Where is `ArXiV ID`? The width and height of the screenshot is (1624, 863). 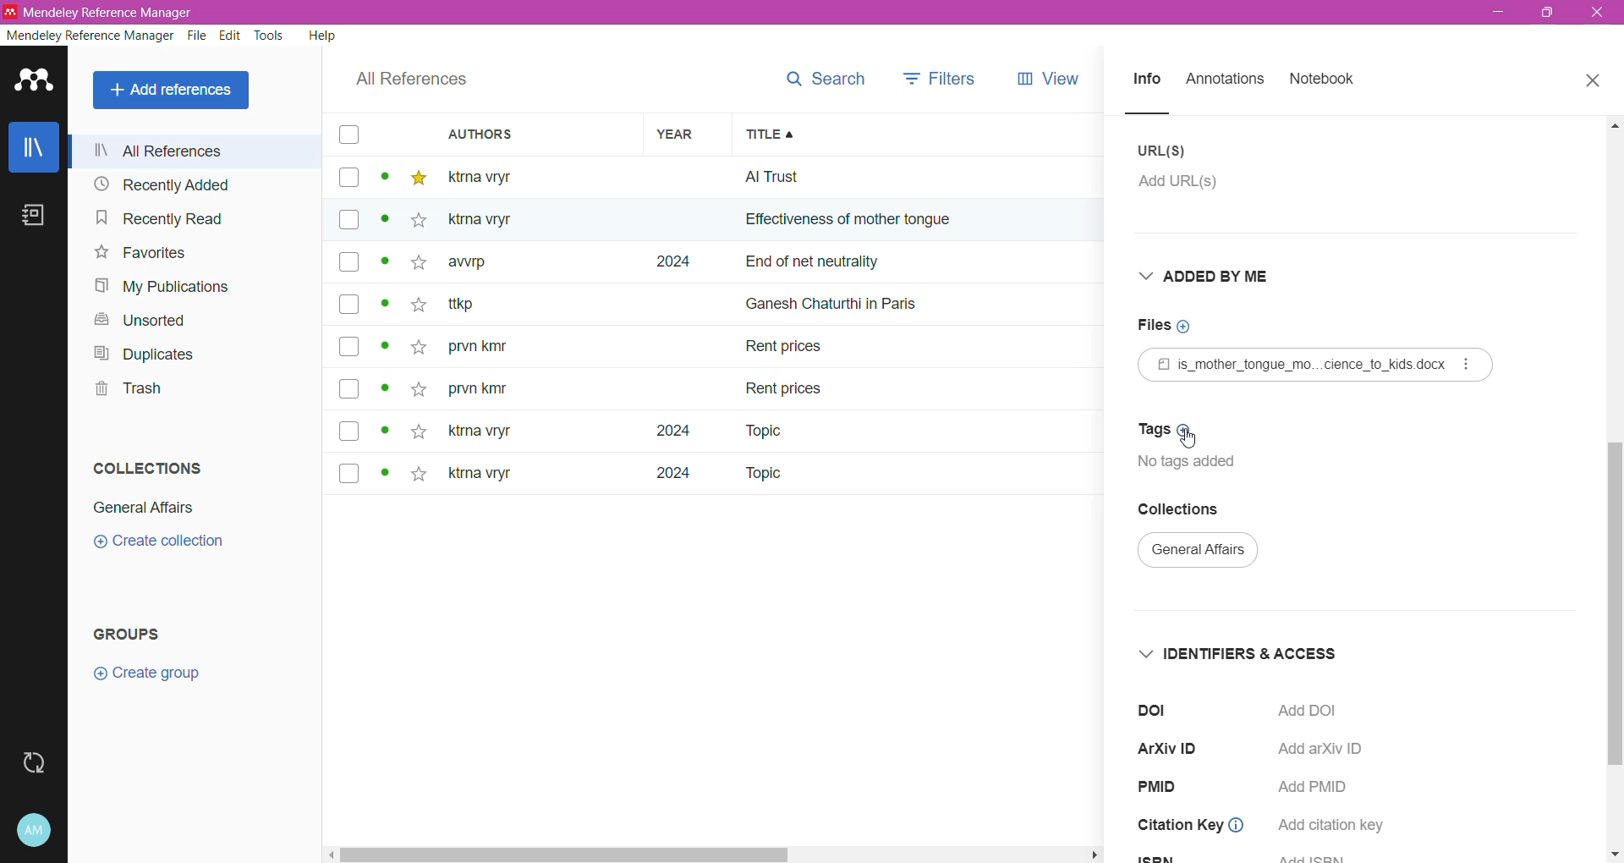 ArXiV ID is located at coordinates (1173, 749).